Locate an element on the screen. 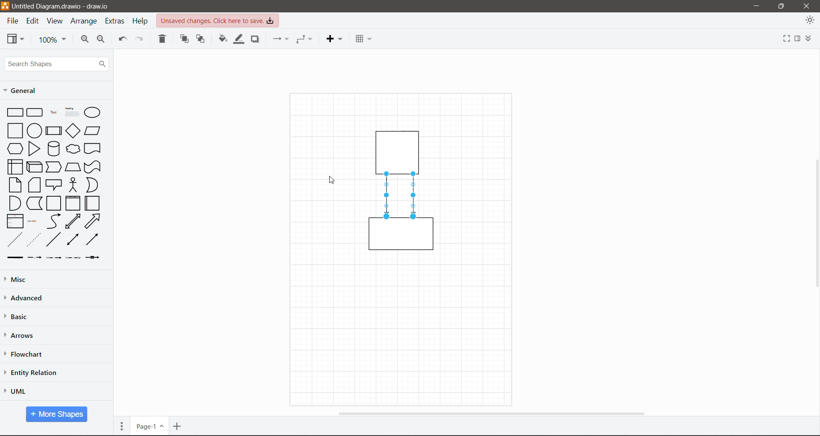 The height and width of the screenshot is (436, 820). Cylinder is located at coordinates (53, 148).